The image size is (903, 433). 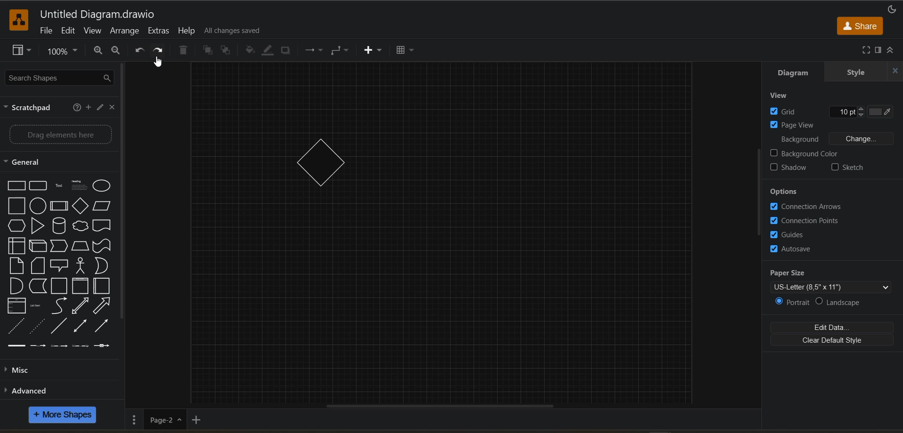 What do you see at coordinates (16, 19) in the screenshot?
I see `app logo` at bounding box center [16, 19].